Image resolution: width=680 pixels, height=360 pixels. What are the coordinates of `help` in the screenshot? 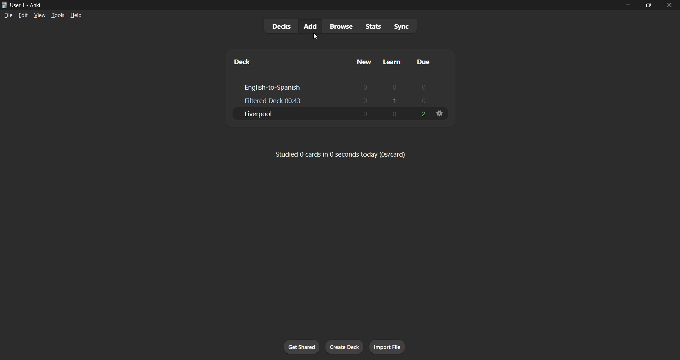 It's located at (75, 15).